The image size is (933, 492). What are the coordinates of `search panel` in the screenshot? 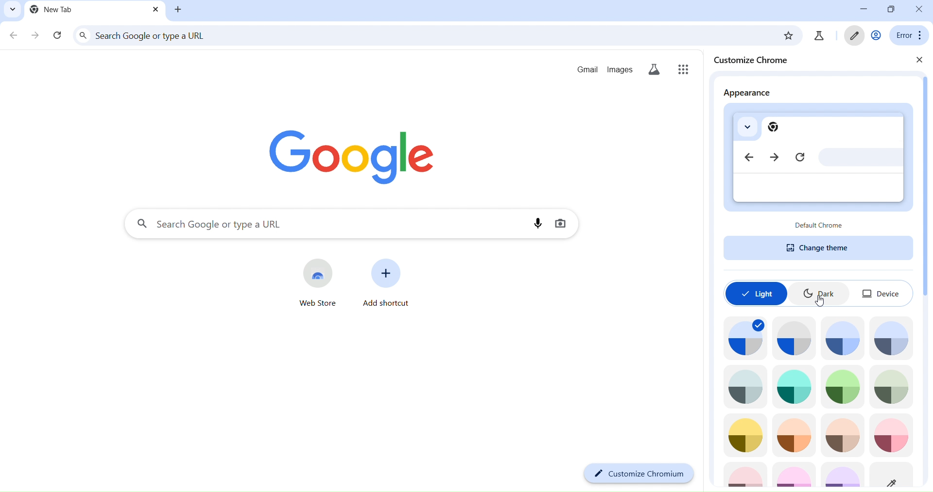 It's located at (427, 35).